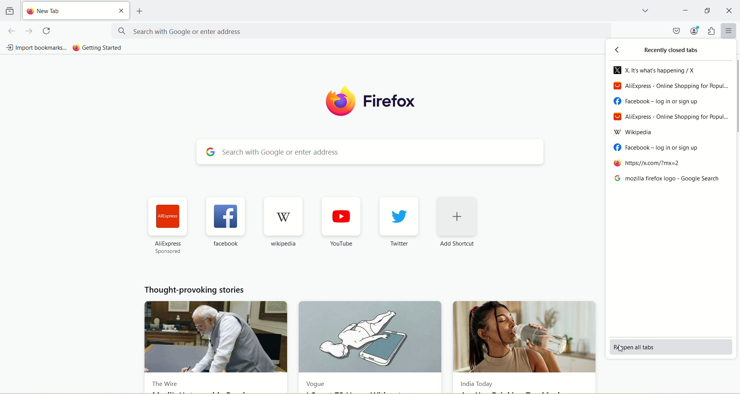  Describe the element at coordinates (170, 247) in the screenshot. I see `AliExpress sponsored` at that location.